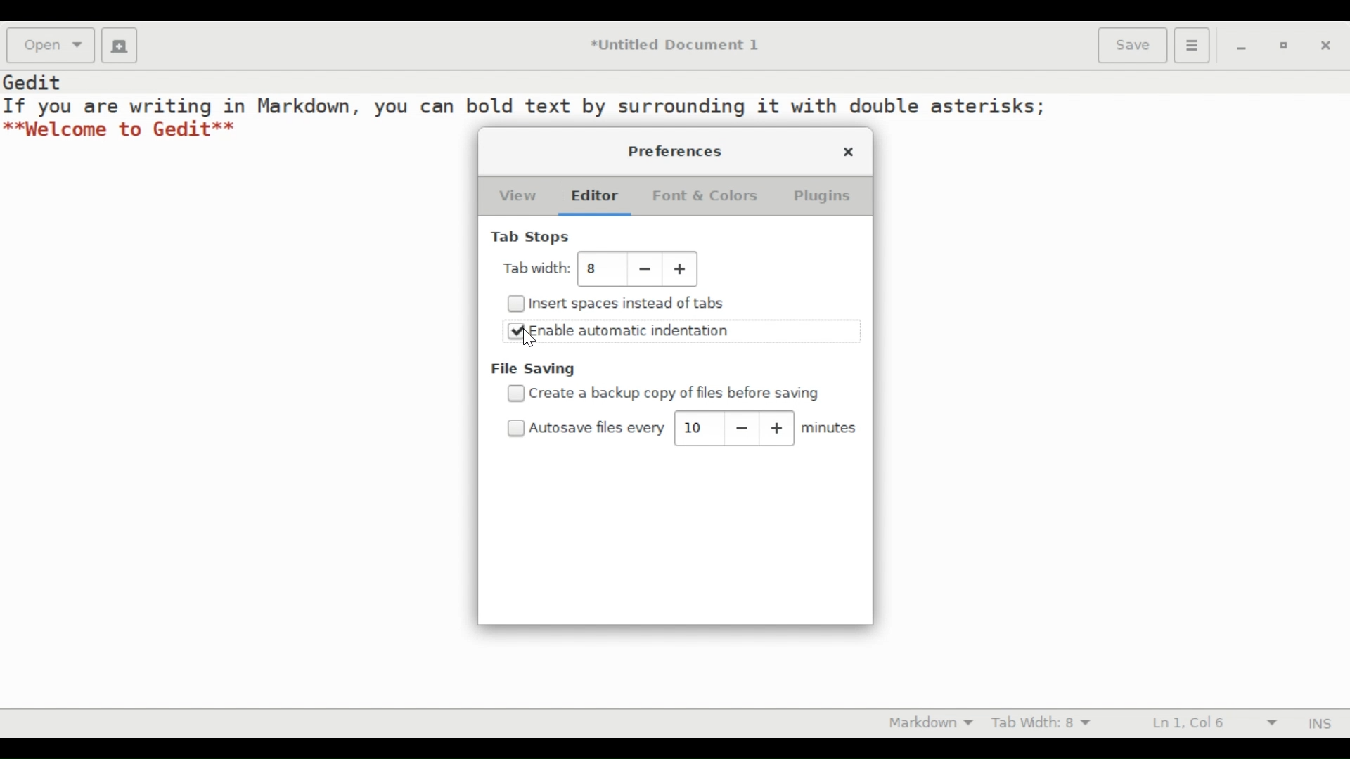  What do you see at coordinates (741, 428) in the screenshot?
I see `decrease autosave value` at bounding box center [741, 428].